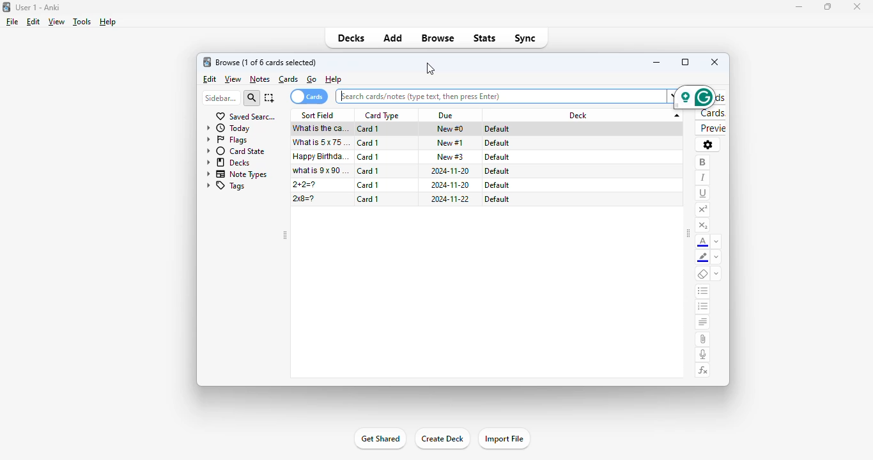 Image resolution: width=873 pixels, height=460 pixels. What do you see at coordinates (431, 70) in the screenshot?
I see `cursor` at bounding box center [431, 70].